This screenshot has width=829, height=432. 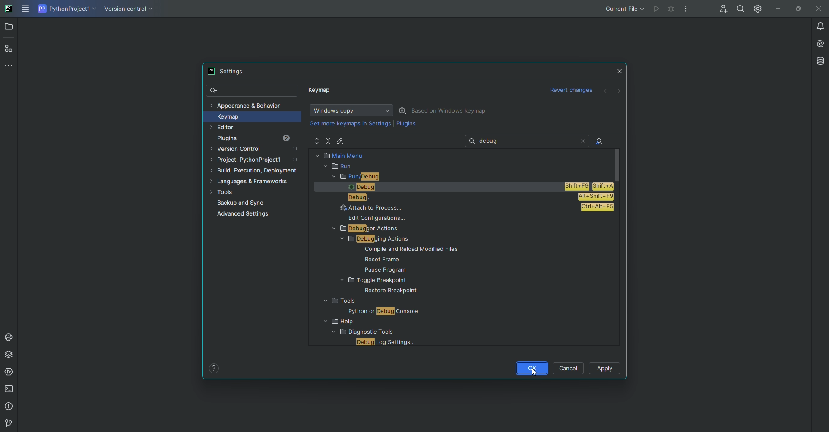 I want to click on Cursor, so click(x=535, y=369).